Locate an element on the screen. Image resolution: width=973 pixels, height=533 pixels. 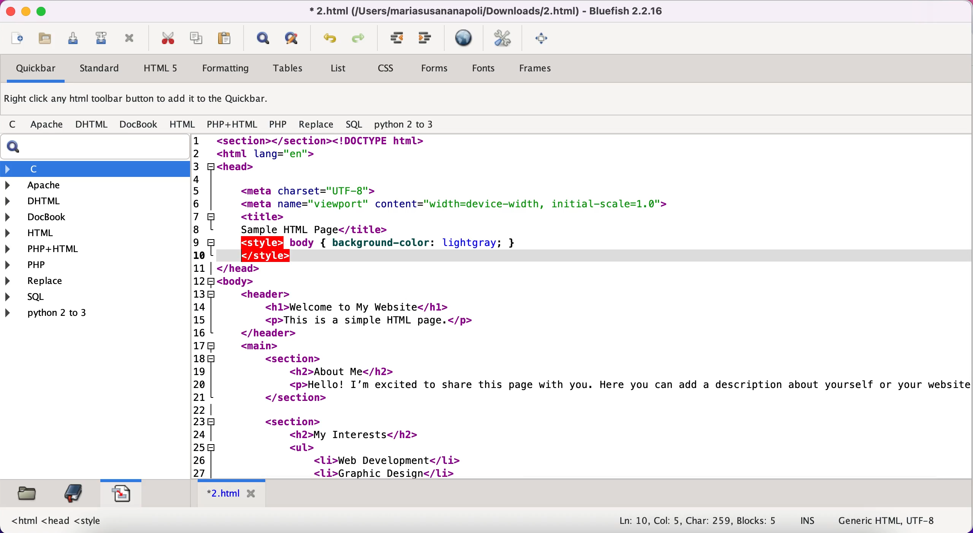
snippets is located at coordinates (121, 492).